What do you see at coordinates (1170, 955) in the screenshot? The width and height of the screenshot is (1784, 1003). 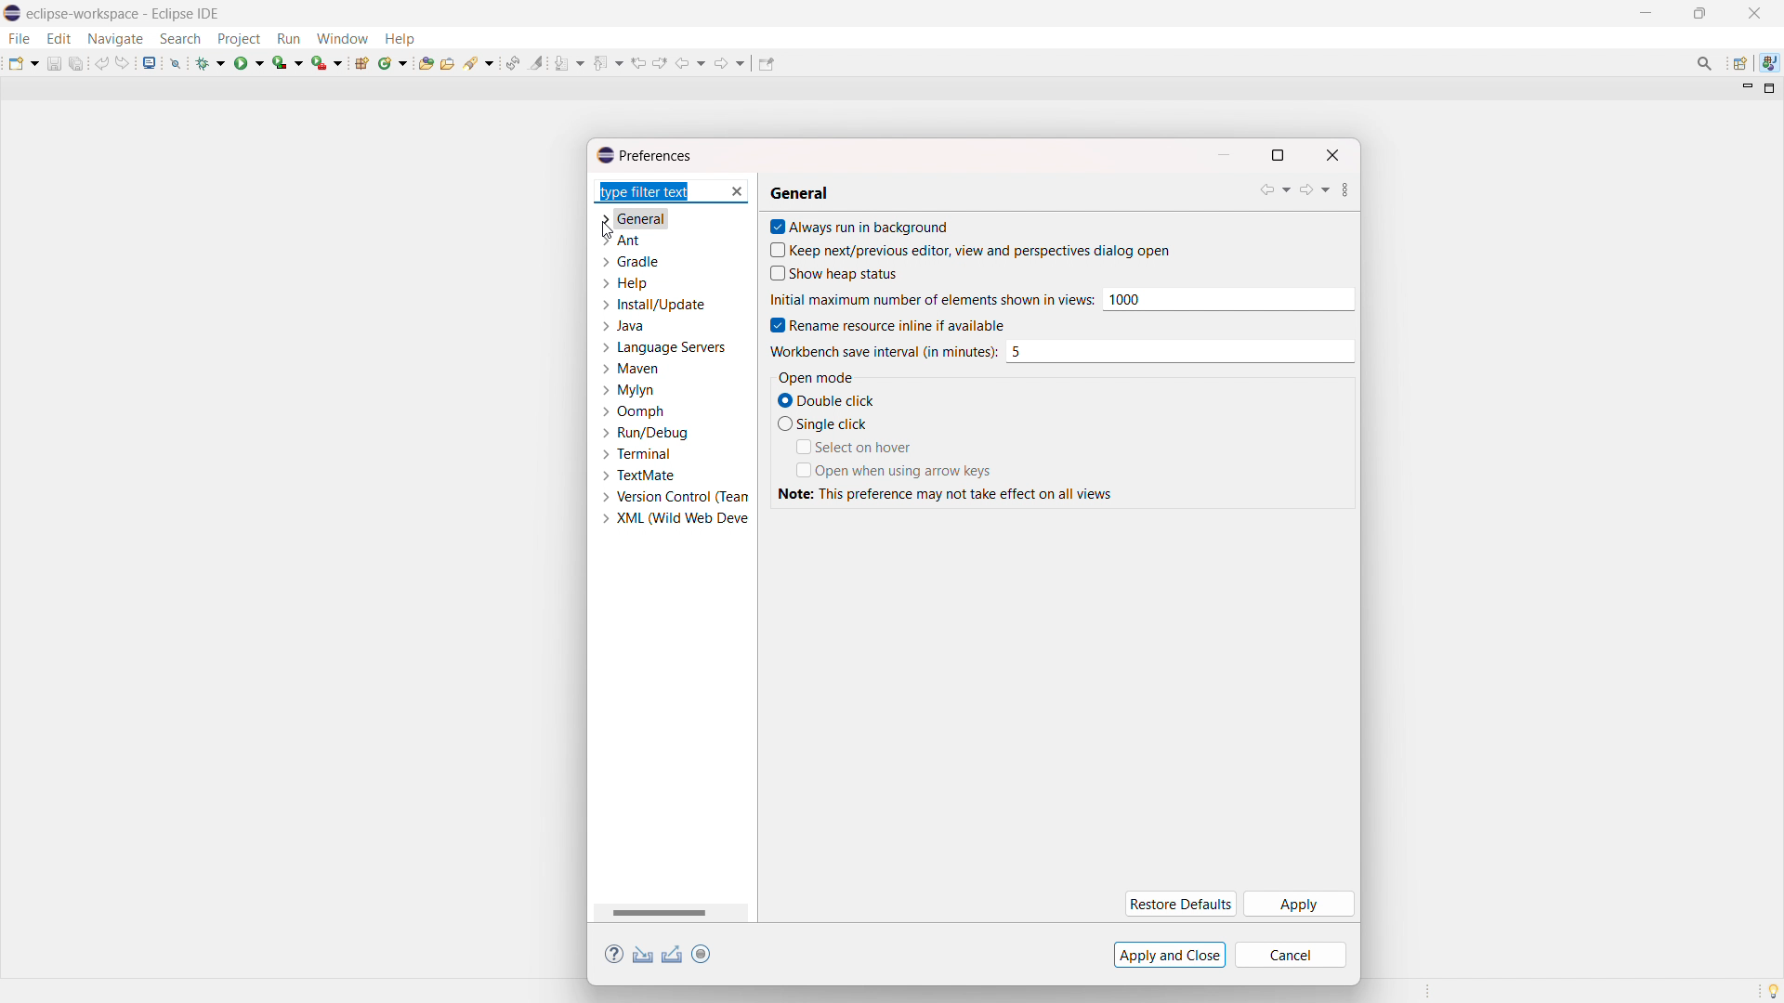 I see `apply and close` at bounding box center [1170, 955].